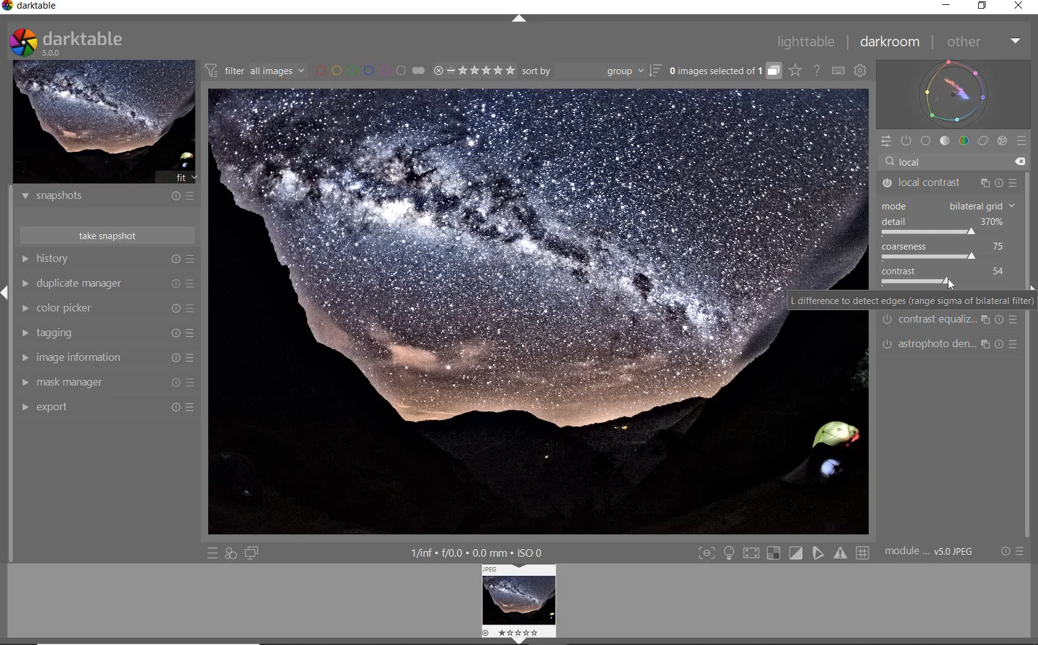  Describe the element at coordinates (255, 70) in the screenshot. I see `FILTER IMAGES BASED ON THEIR MODULE ORDER` at that location.